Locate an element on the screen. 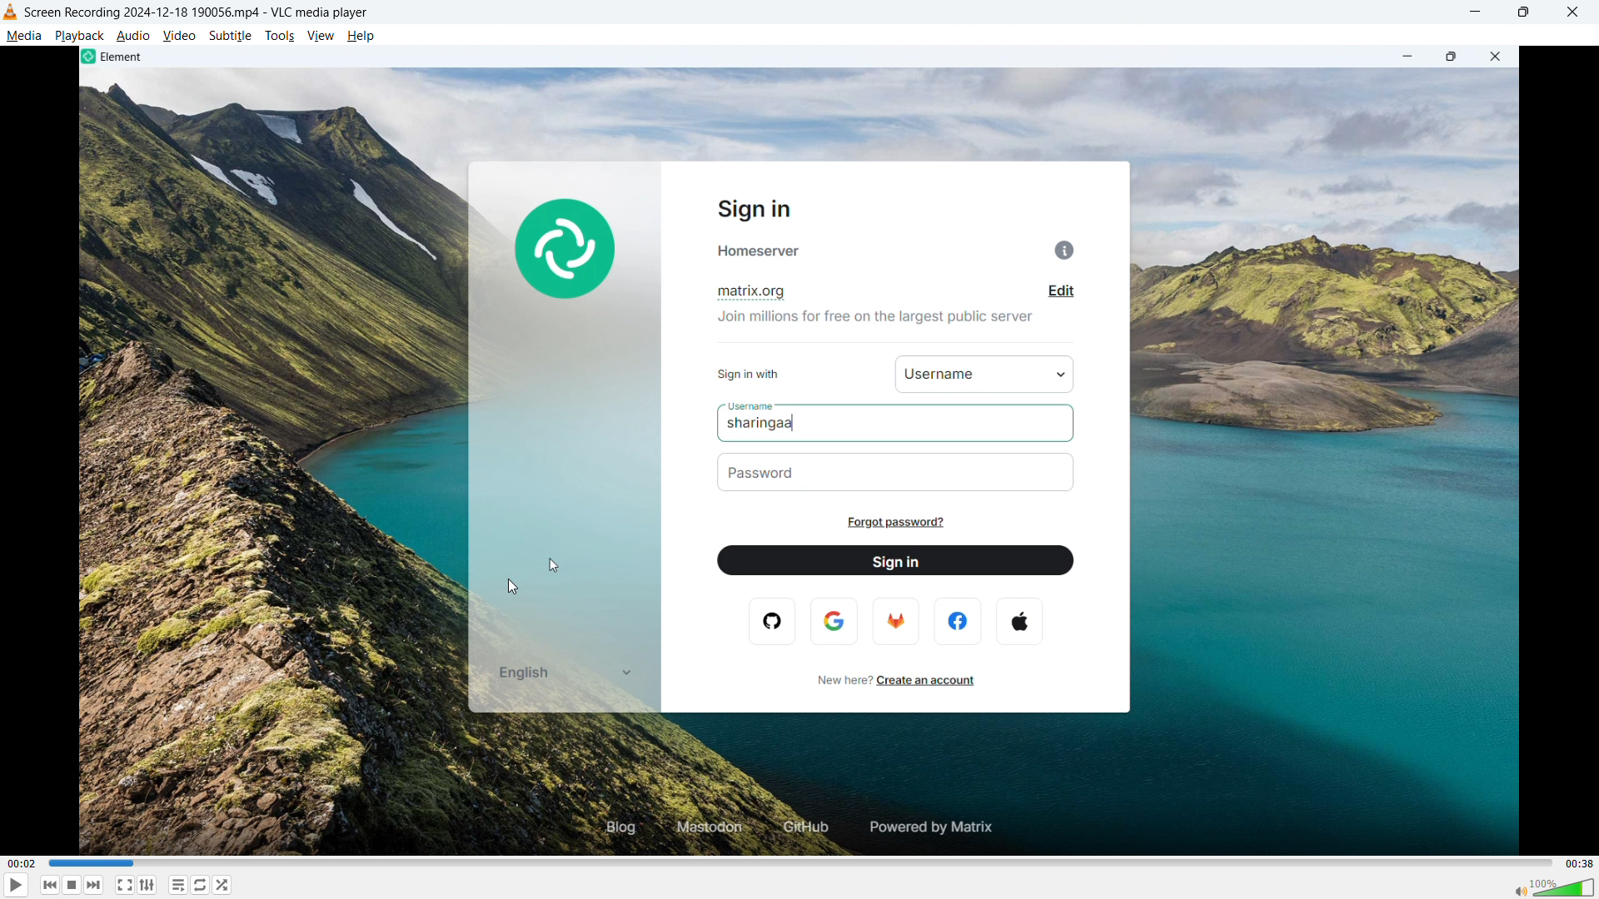 Image resolution: width=1599 pixels, height=899 pixels. 00 : 38 is located at coordinates (1579, 862).